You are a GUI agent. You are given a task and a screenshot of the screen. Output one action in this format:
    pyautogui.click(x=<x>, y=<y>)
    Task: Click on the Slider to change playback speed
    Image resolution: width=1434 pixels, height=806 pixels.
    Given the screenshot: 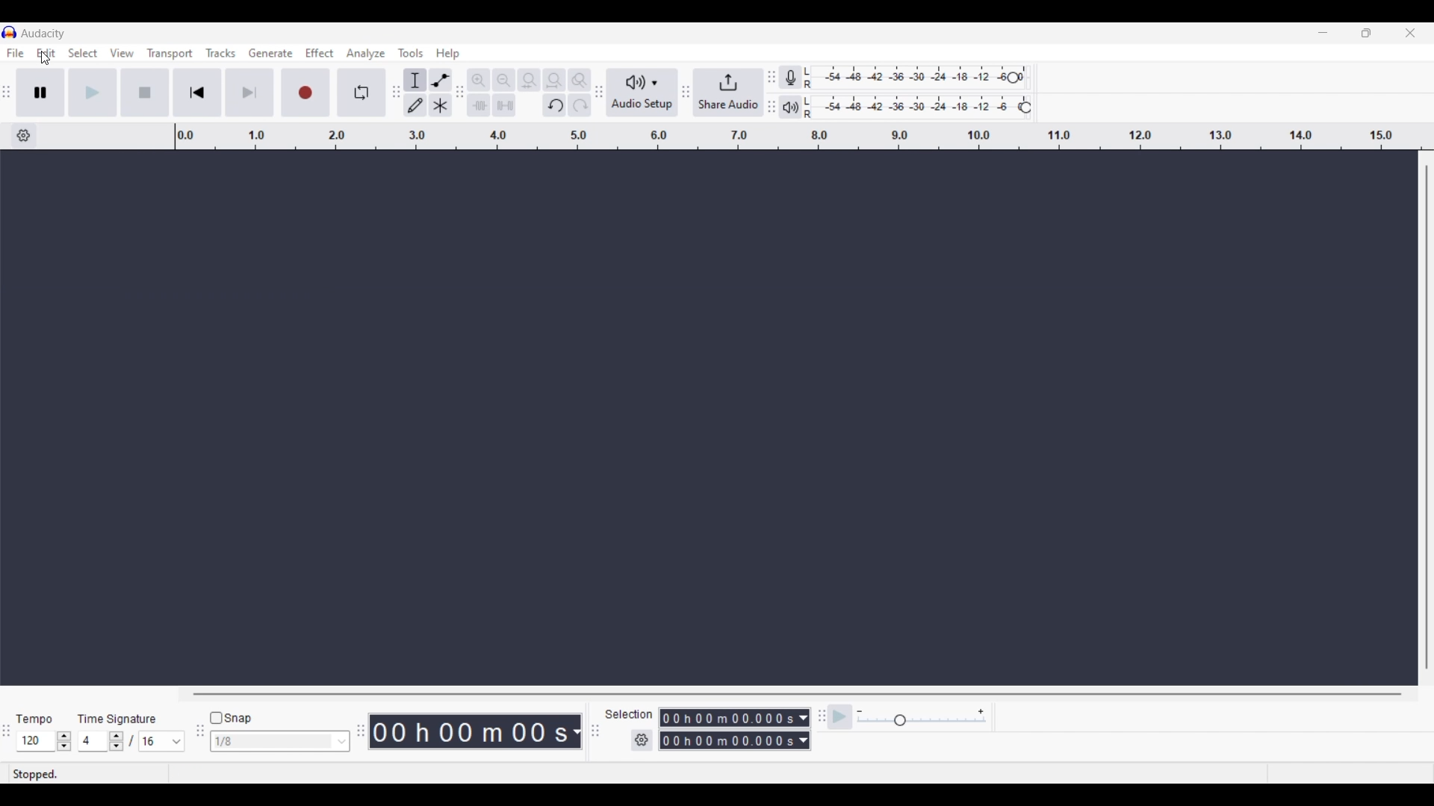 What is the action you would take?
    pyautogui.click(x=922, y=722)
    